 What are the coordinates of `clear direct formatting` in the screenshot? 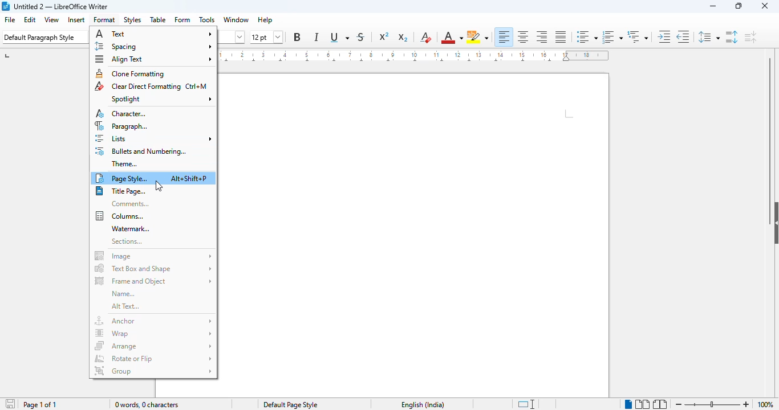 It's located at (151, 87).